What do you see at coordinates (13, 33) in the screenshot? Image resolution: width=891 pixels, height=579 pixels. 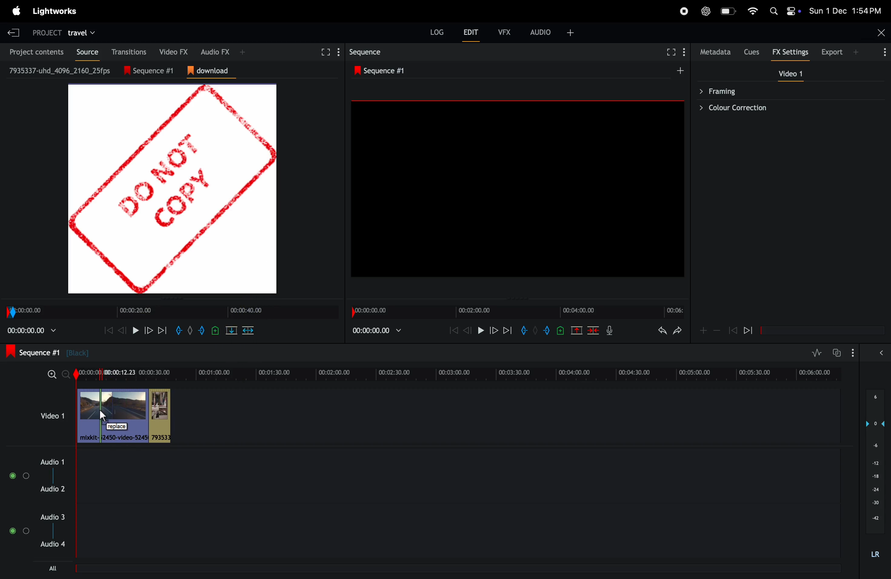 I see `exit` at bounding box center [13, 33].